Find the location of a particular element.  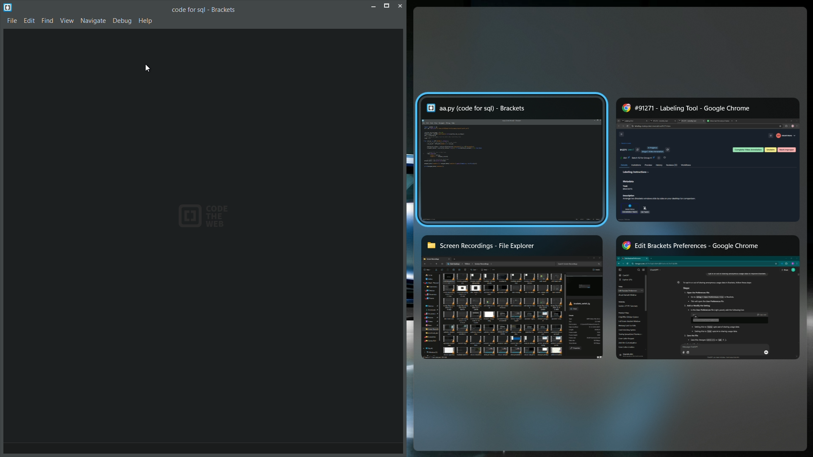

screen recordings folder window is located at coordinates (512, 297).